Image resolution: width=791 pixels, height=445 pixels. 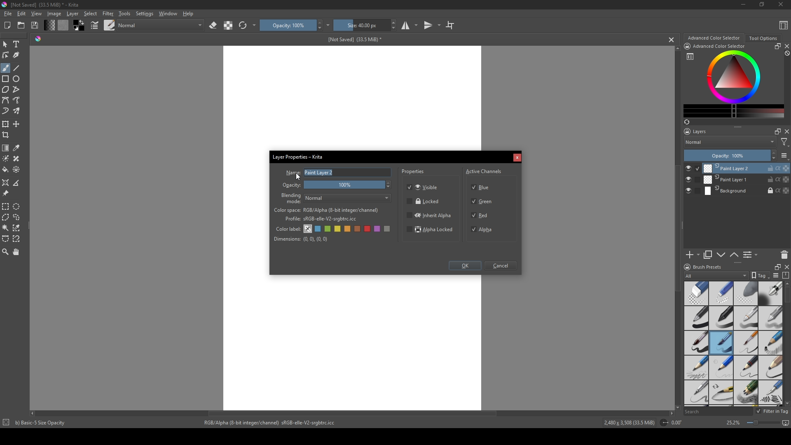 What do you see at coordinates (6, 206) in the screenshot?
I see `rectangular` at bounding box center [6, 206].